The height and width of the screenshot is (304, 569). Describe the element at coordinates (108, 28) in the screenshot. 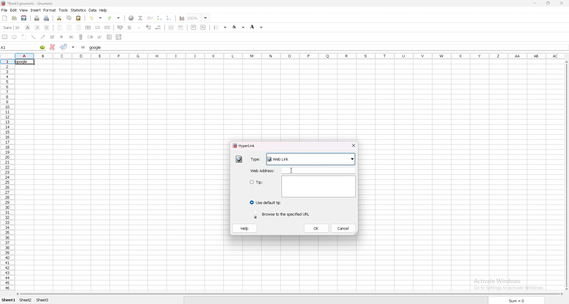

I see `split merged cell` at that location.